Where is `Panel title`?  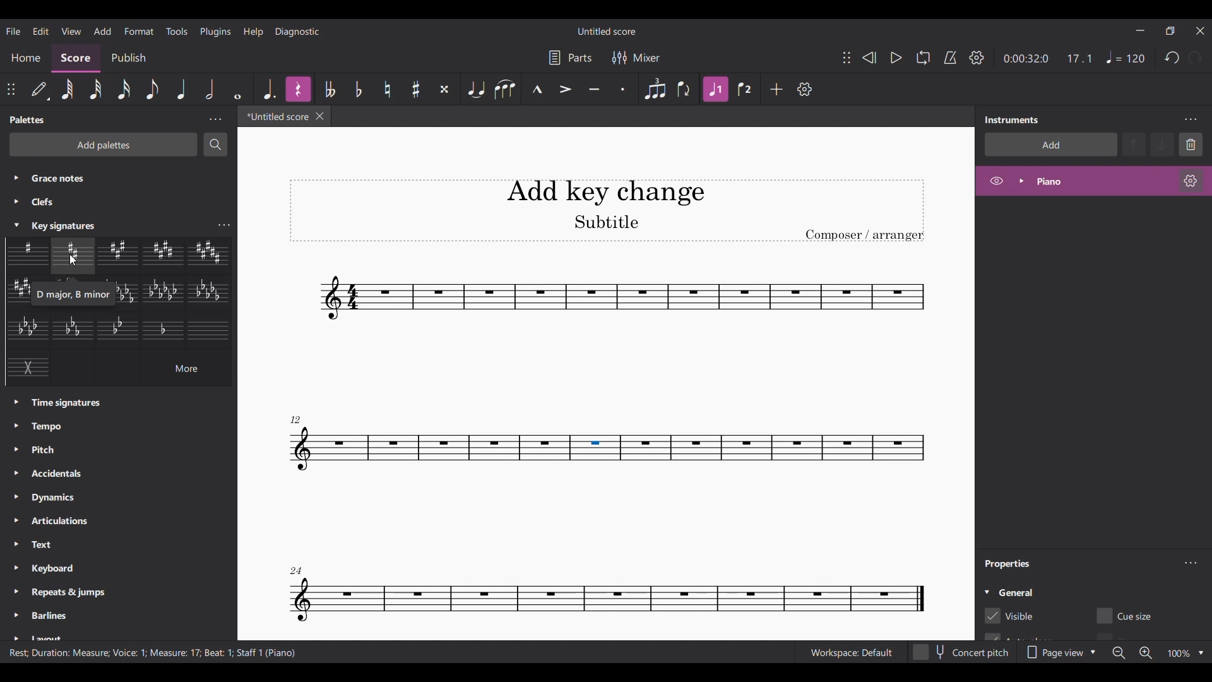 Panel title is located at coordinates (30, 119).